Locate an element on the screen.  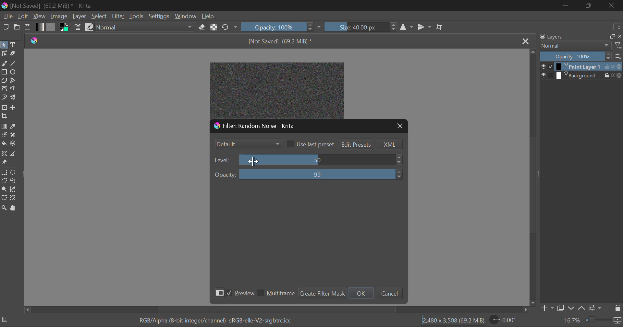
Lock Alpha is located at coordinates (214, 27).